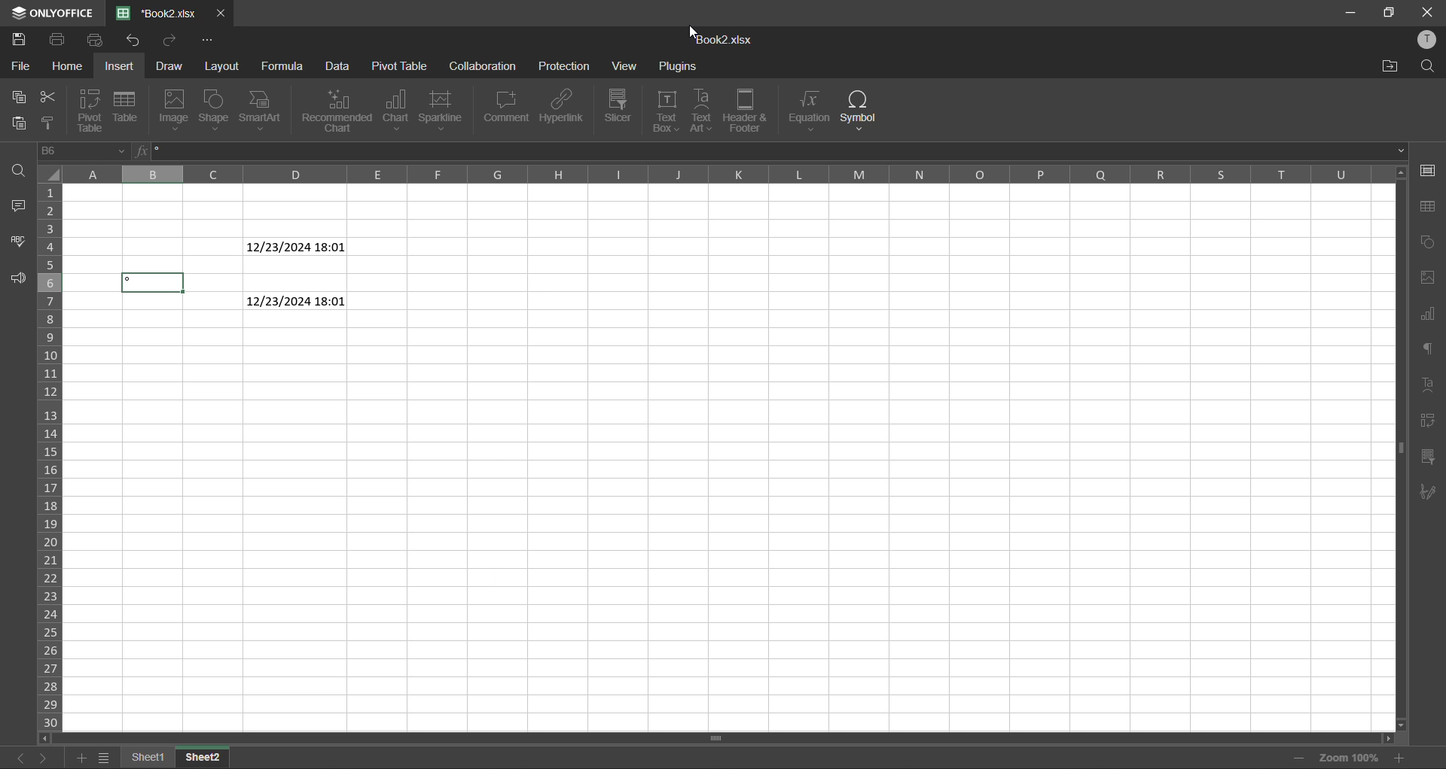  What do you see at coordinates (398, 111) in the screenshot?
I see `chart` at bounding box center [398, 111].